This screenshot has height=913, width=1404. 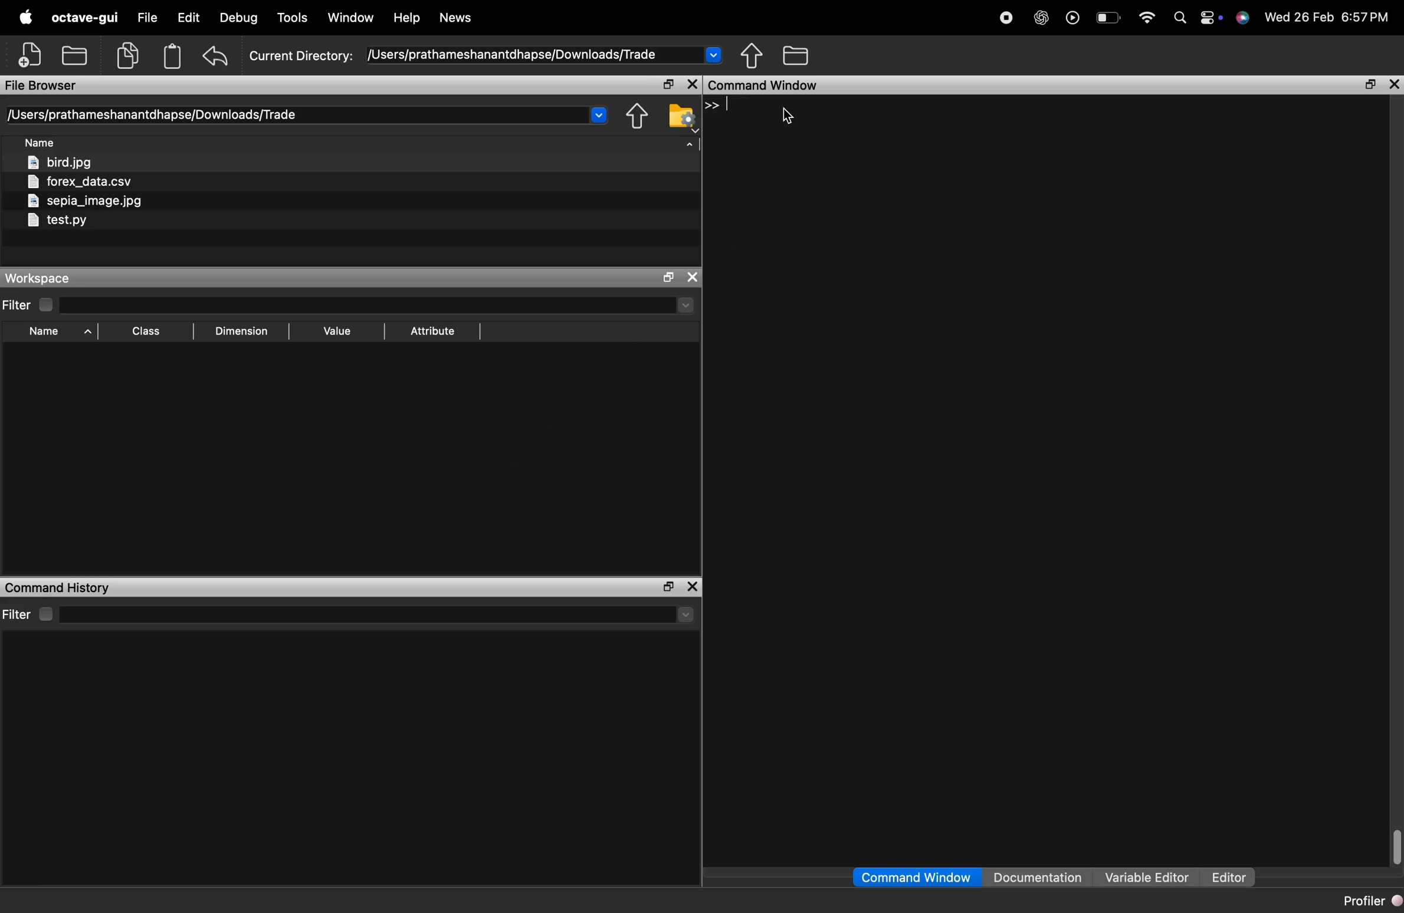 I want to click on editor, so click(x=1230, y=877).